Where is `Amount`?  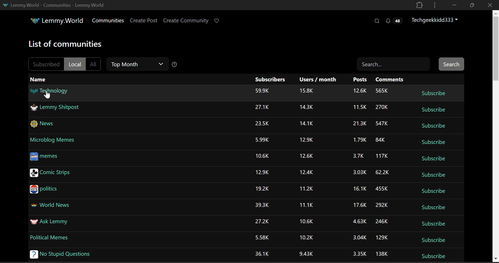 Amount is located at coordinates (358, 91).